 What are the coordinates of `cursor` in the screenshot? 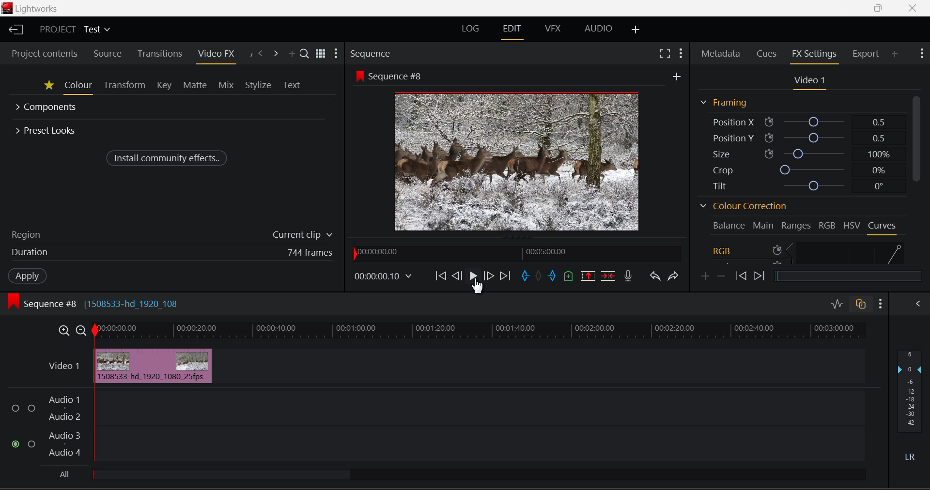 It's located at (479, 287).